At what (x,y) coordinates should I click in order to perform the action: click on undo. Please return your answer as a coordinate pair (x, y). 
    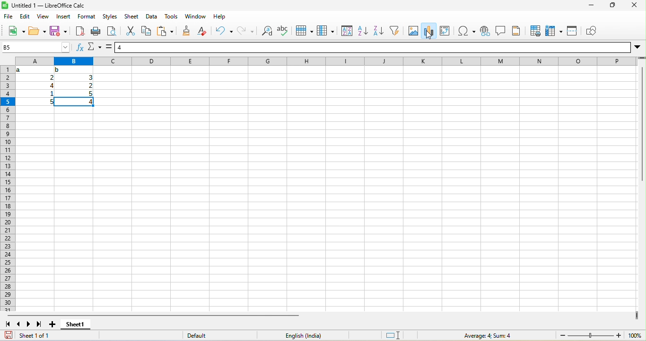
    Looking at the image, I should click on (224, 30).